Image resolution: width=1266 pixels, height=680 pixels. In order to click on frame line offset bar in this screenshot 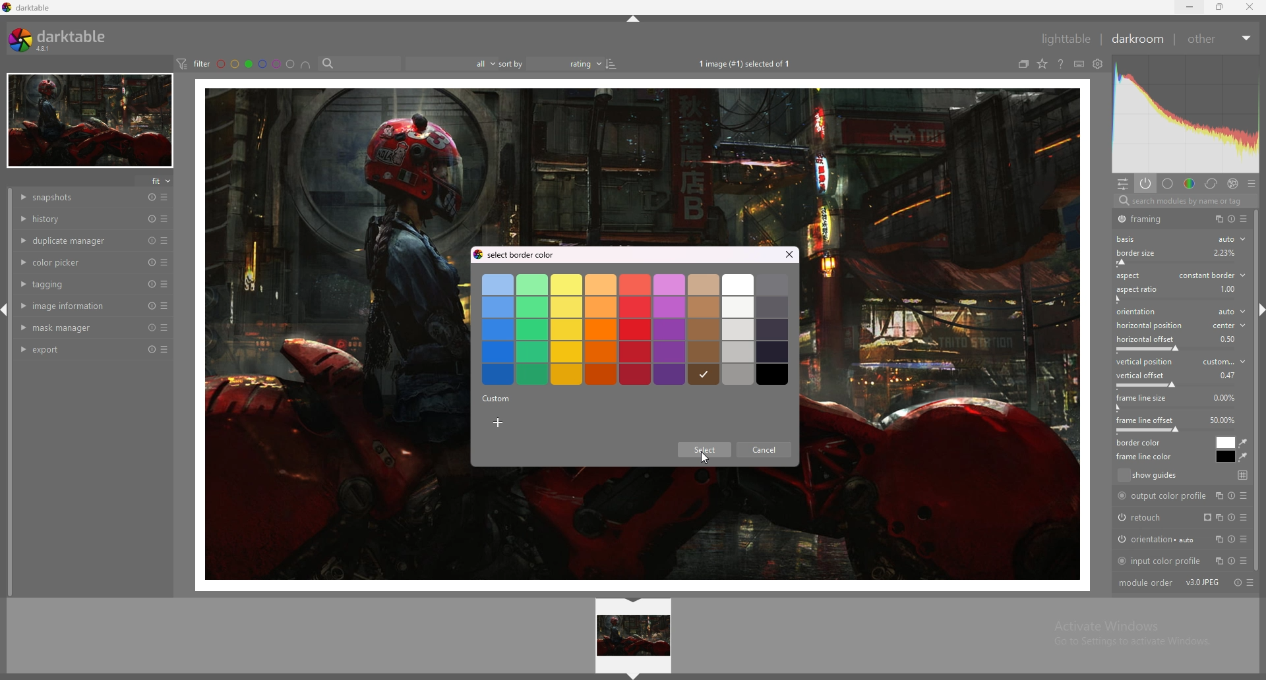, I will do `click(1177, 432)`.